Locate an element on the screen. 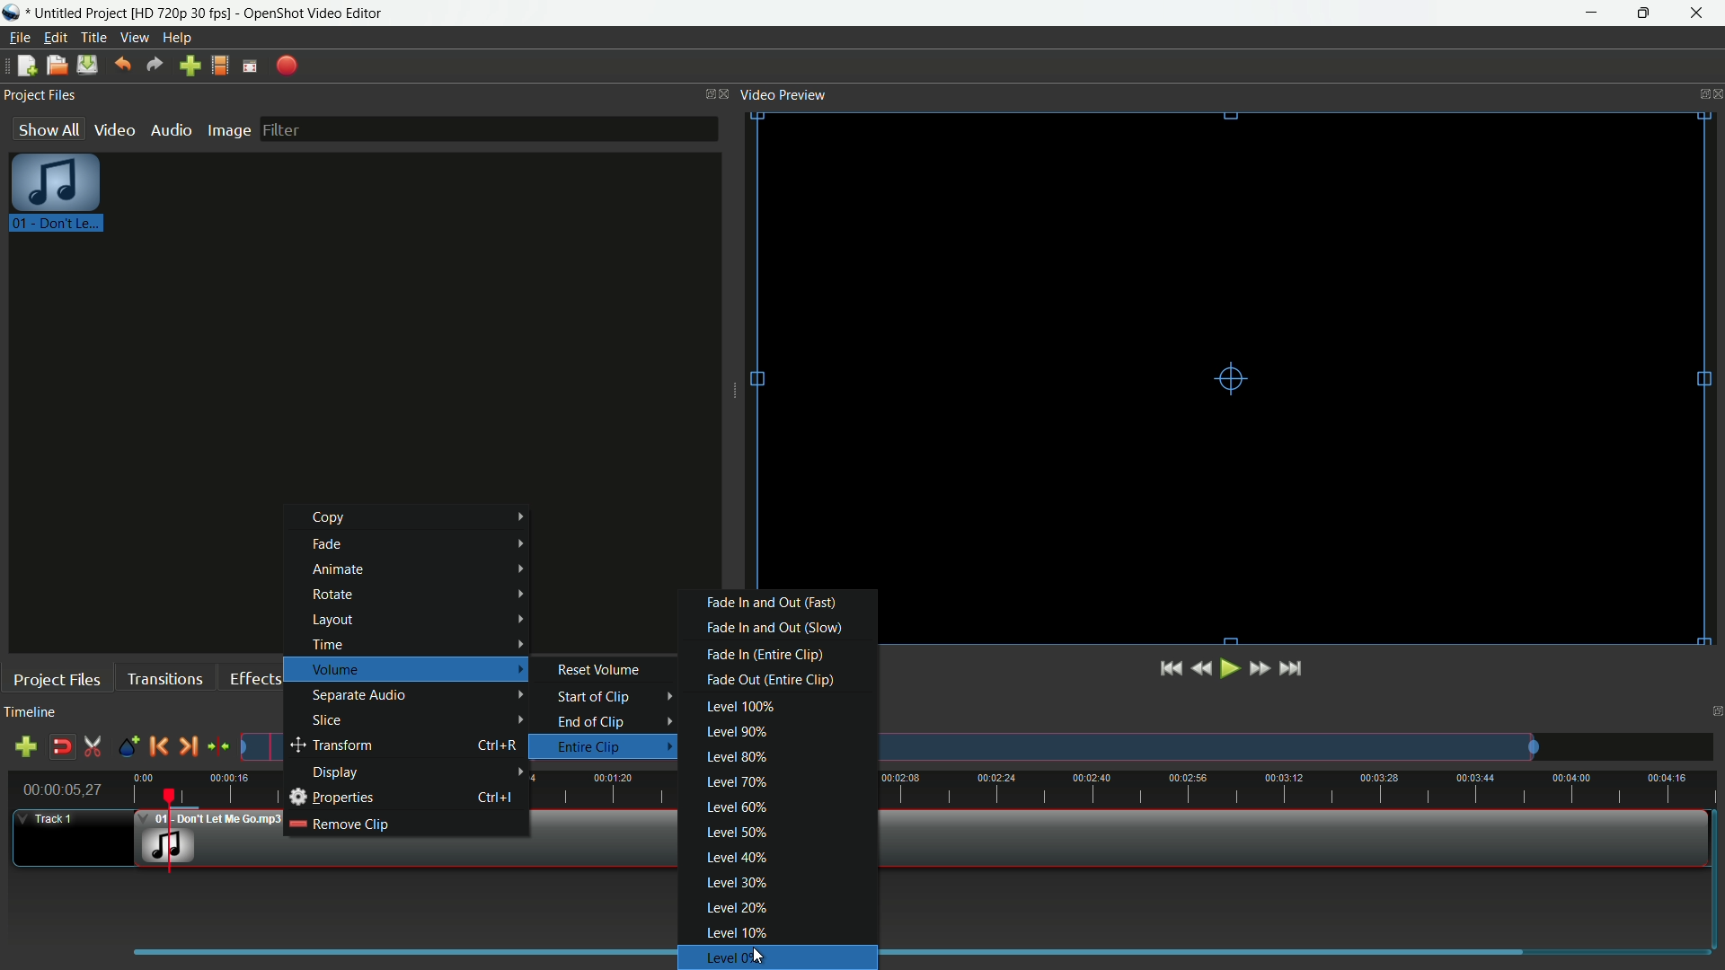 The width and height of the screenshot is (1725, 970). track preview is located at coordinates (1207, 746).